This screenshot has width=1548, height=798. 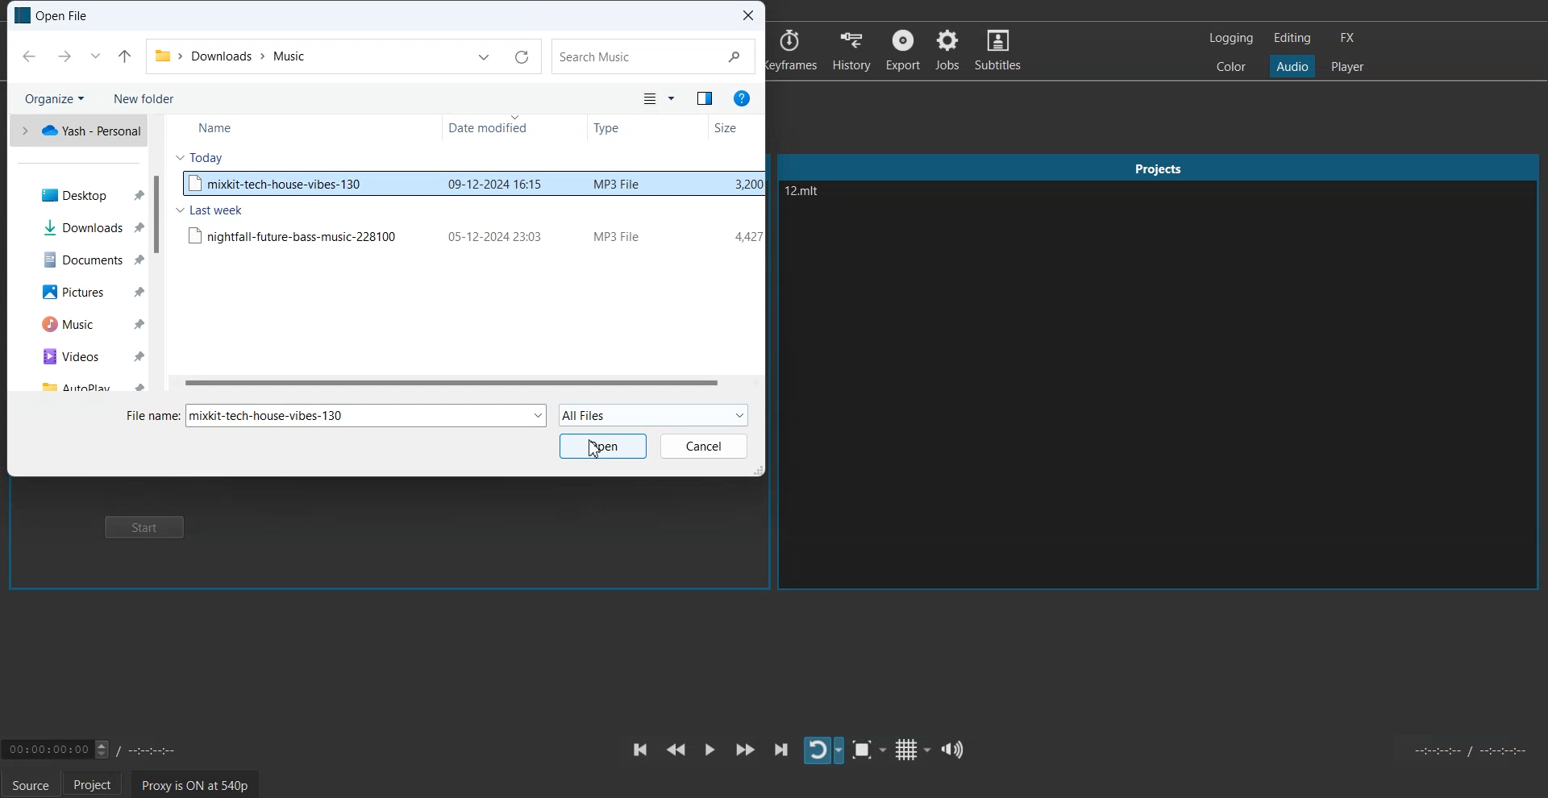 I want to click on Audio, so click(x=1292, y=67).